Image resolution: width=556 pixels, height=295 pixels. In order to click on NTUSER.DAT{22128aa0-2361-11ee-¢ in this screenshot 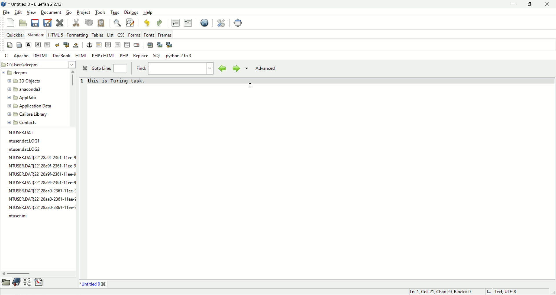, I will do `click(43, 207)`.